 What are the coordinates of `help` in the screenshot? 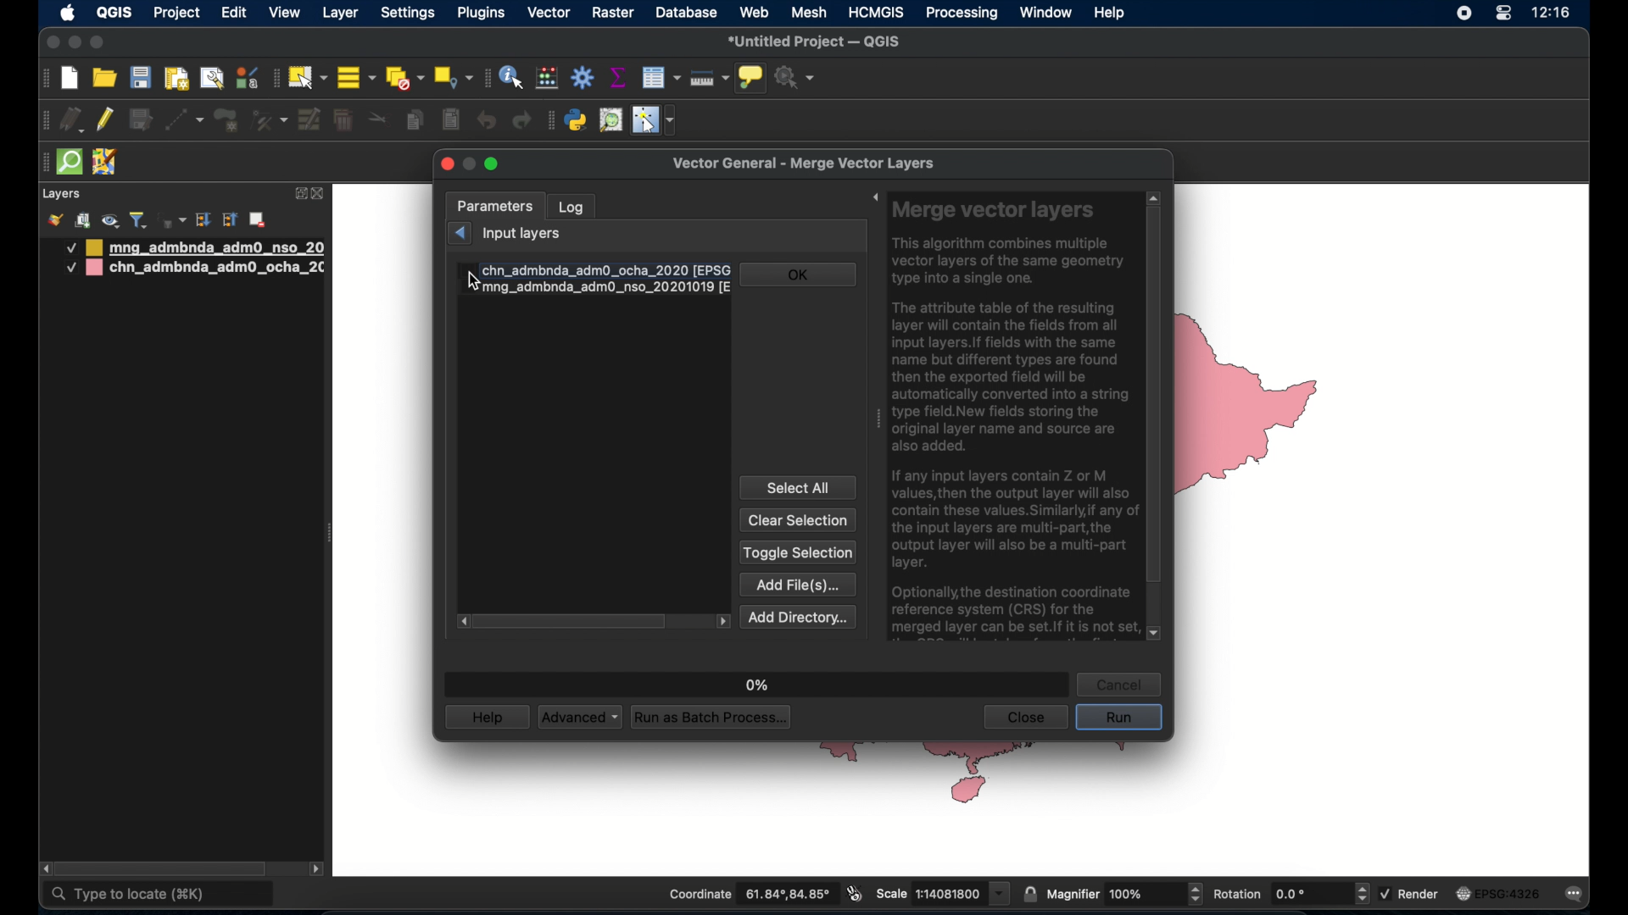 It's located at (1110, 12).